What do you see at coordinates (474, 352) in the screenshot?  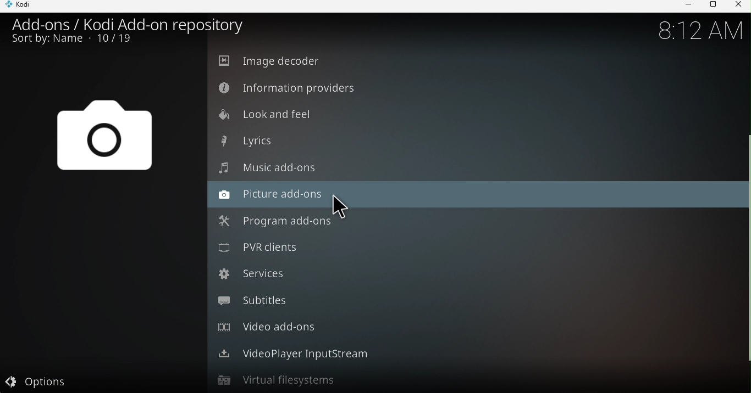 I see `VideoPlayer InputStream` at bounding box center [474, 352].